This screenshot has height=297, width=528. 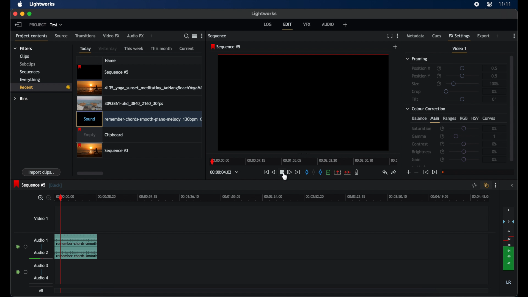 I want to click on in mark, so click(x=306, y=172).